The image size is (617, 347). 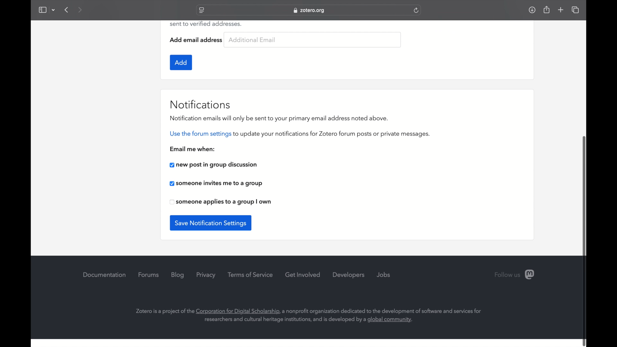 What do you see at coordinates (197, 40) in the screenshot?
I see `add email address` at bounding box center [197, 40].